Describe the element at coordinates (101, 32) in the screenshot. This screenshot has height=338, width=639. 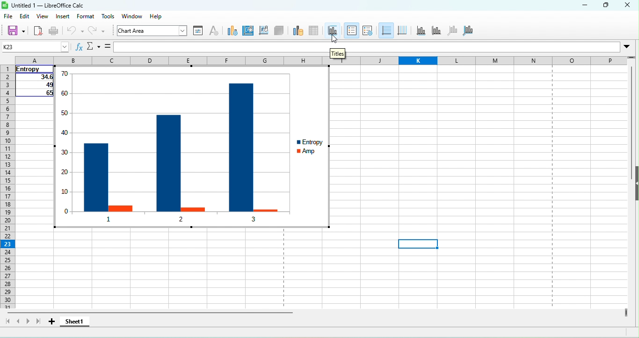
I see `redo` at that location.